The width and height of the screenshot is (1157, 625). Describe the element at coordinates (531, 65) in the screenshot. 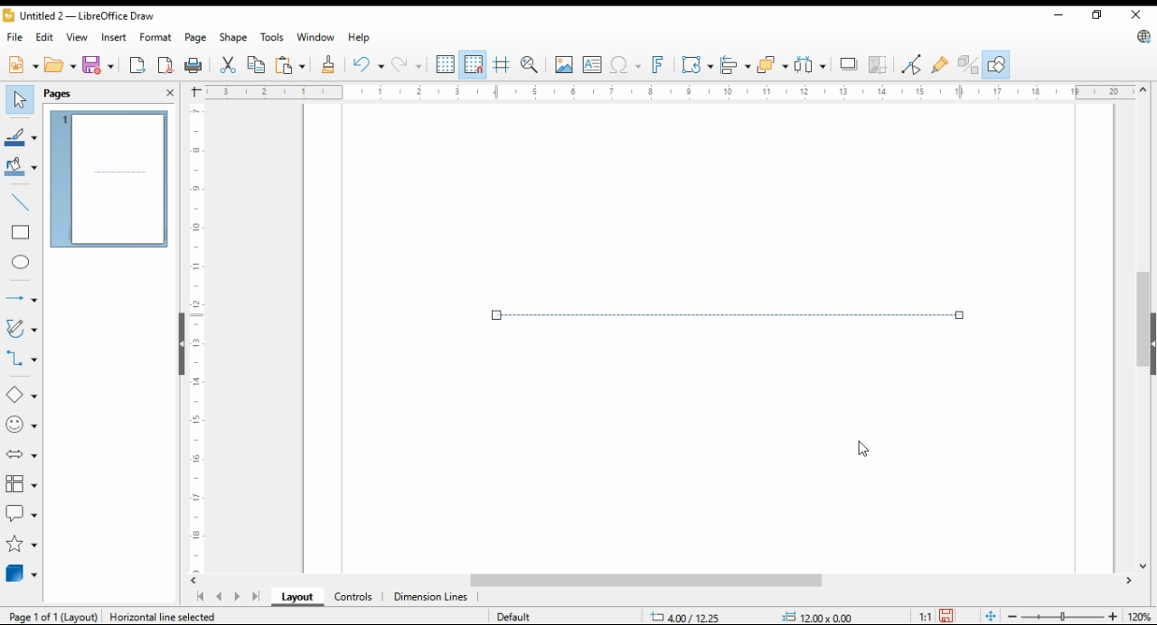

I see `pan and zoom` at that location.